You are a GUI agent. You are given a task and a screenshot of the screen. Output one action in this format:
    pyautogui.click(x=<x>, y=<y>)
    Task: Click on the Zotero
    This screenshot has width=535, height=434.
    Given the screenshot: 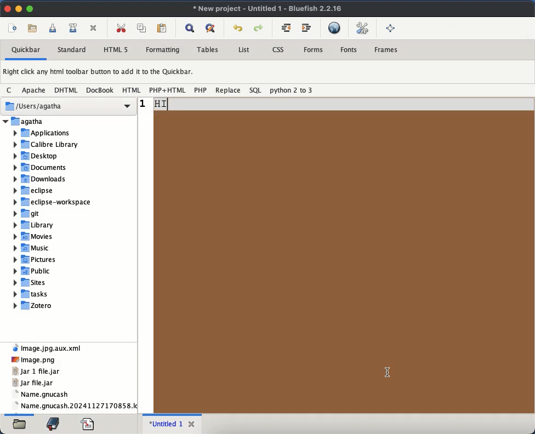 What is the action you would take?
    pyautogui.click(x=33, y=305)
    